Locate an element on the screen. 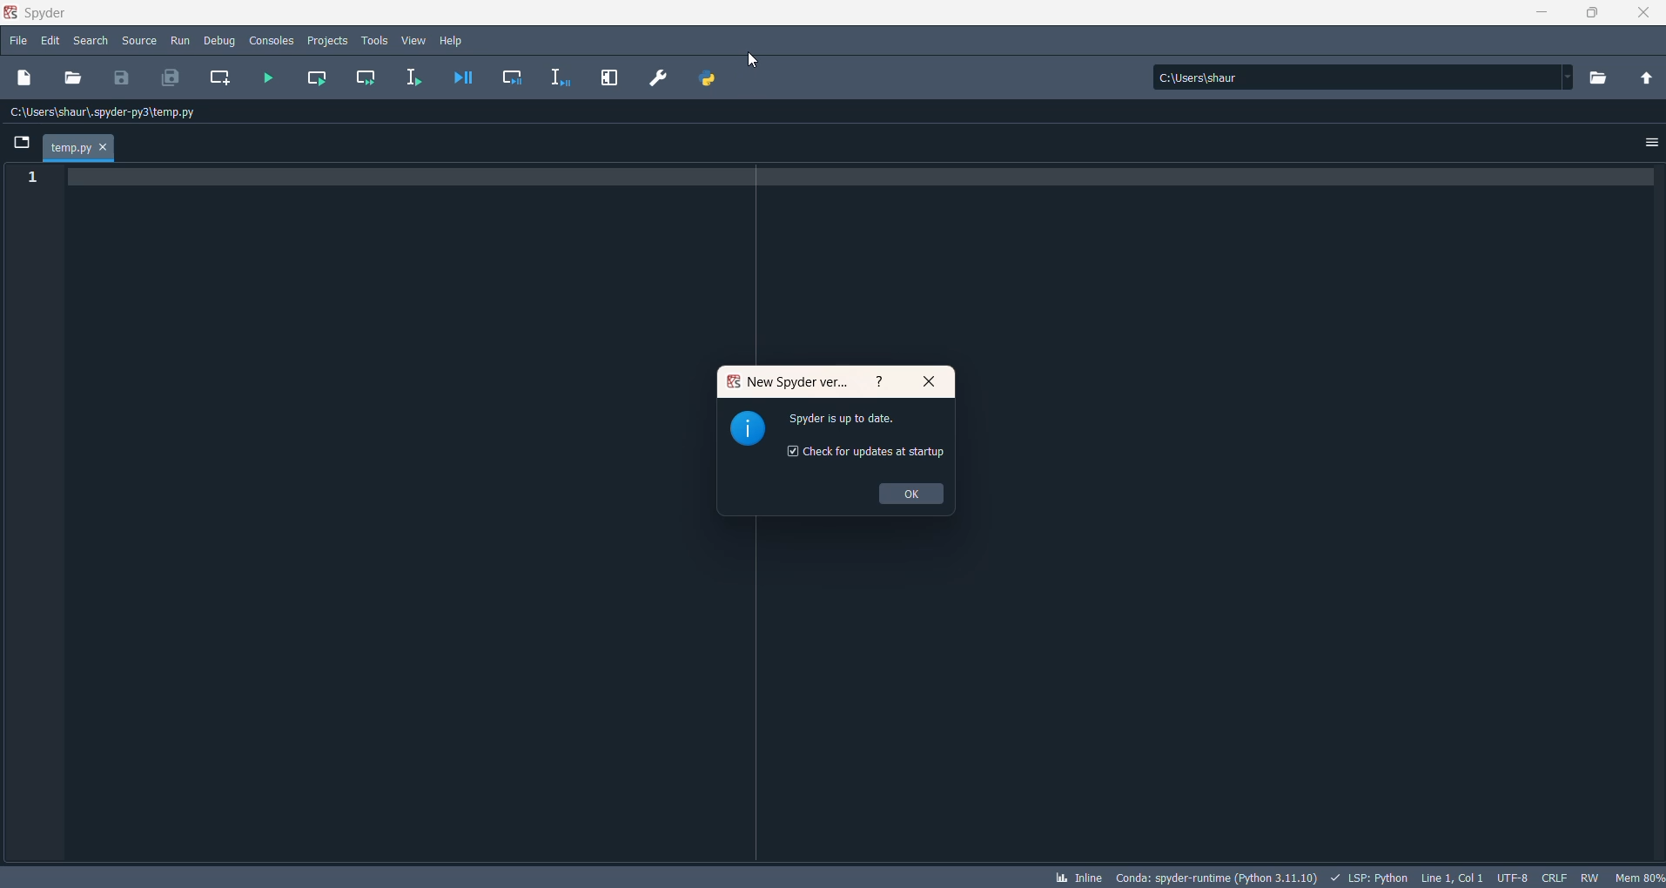 This screenshot has width=1666, height=888. code writing pad is located at coordinates (866, 263).